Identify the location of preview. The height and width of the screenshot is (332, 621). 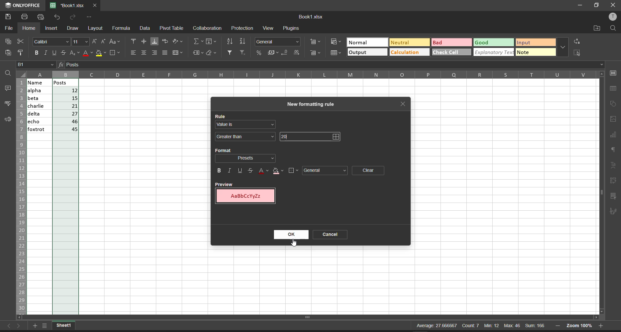
(247, 194).